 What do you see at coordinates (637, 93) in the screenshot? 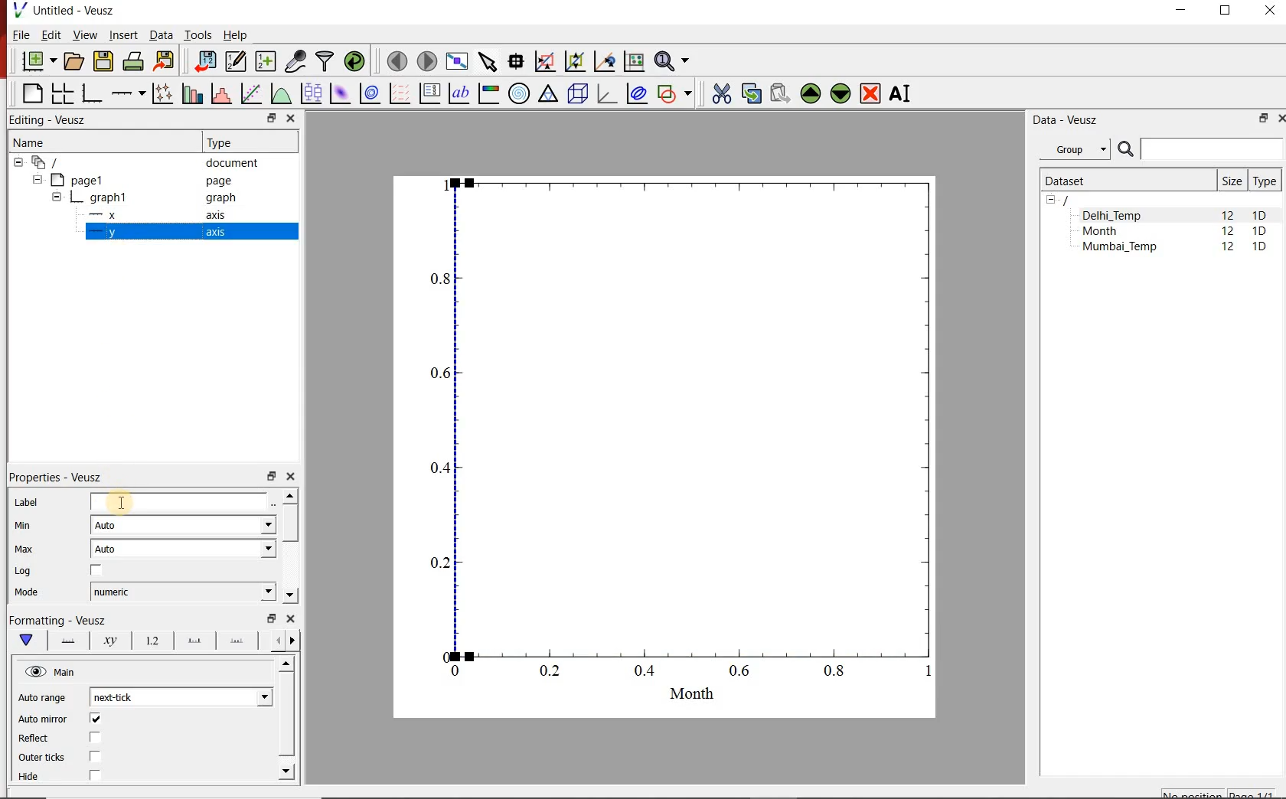
I see `plot covariance ellipses` at bounding box center [637, 93].